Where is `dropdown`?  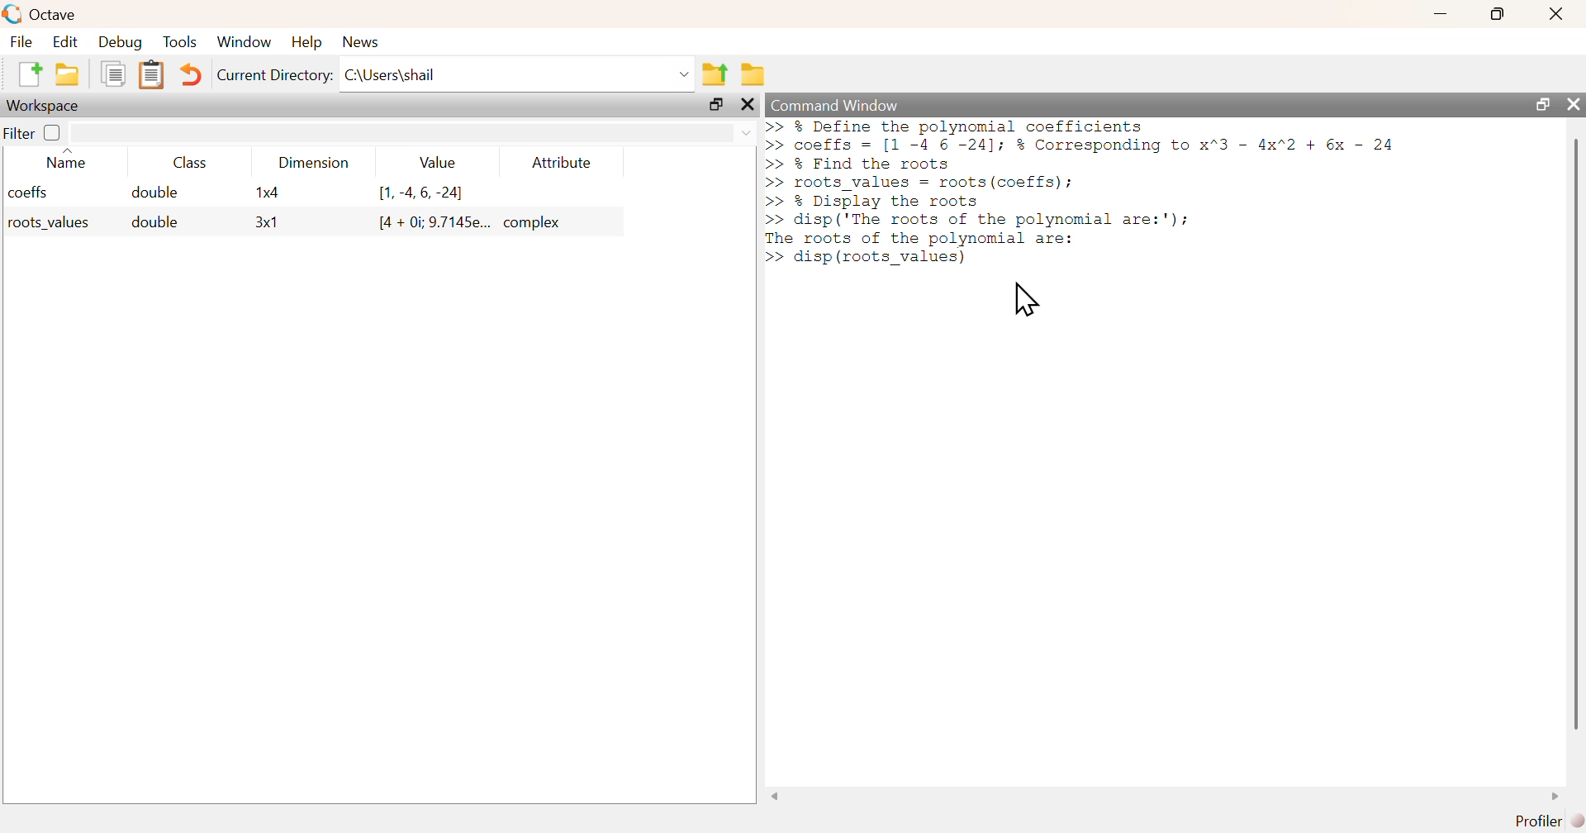
dropdown is located at coordinates (681, 74).